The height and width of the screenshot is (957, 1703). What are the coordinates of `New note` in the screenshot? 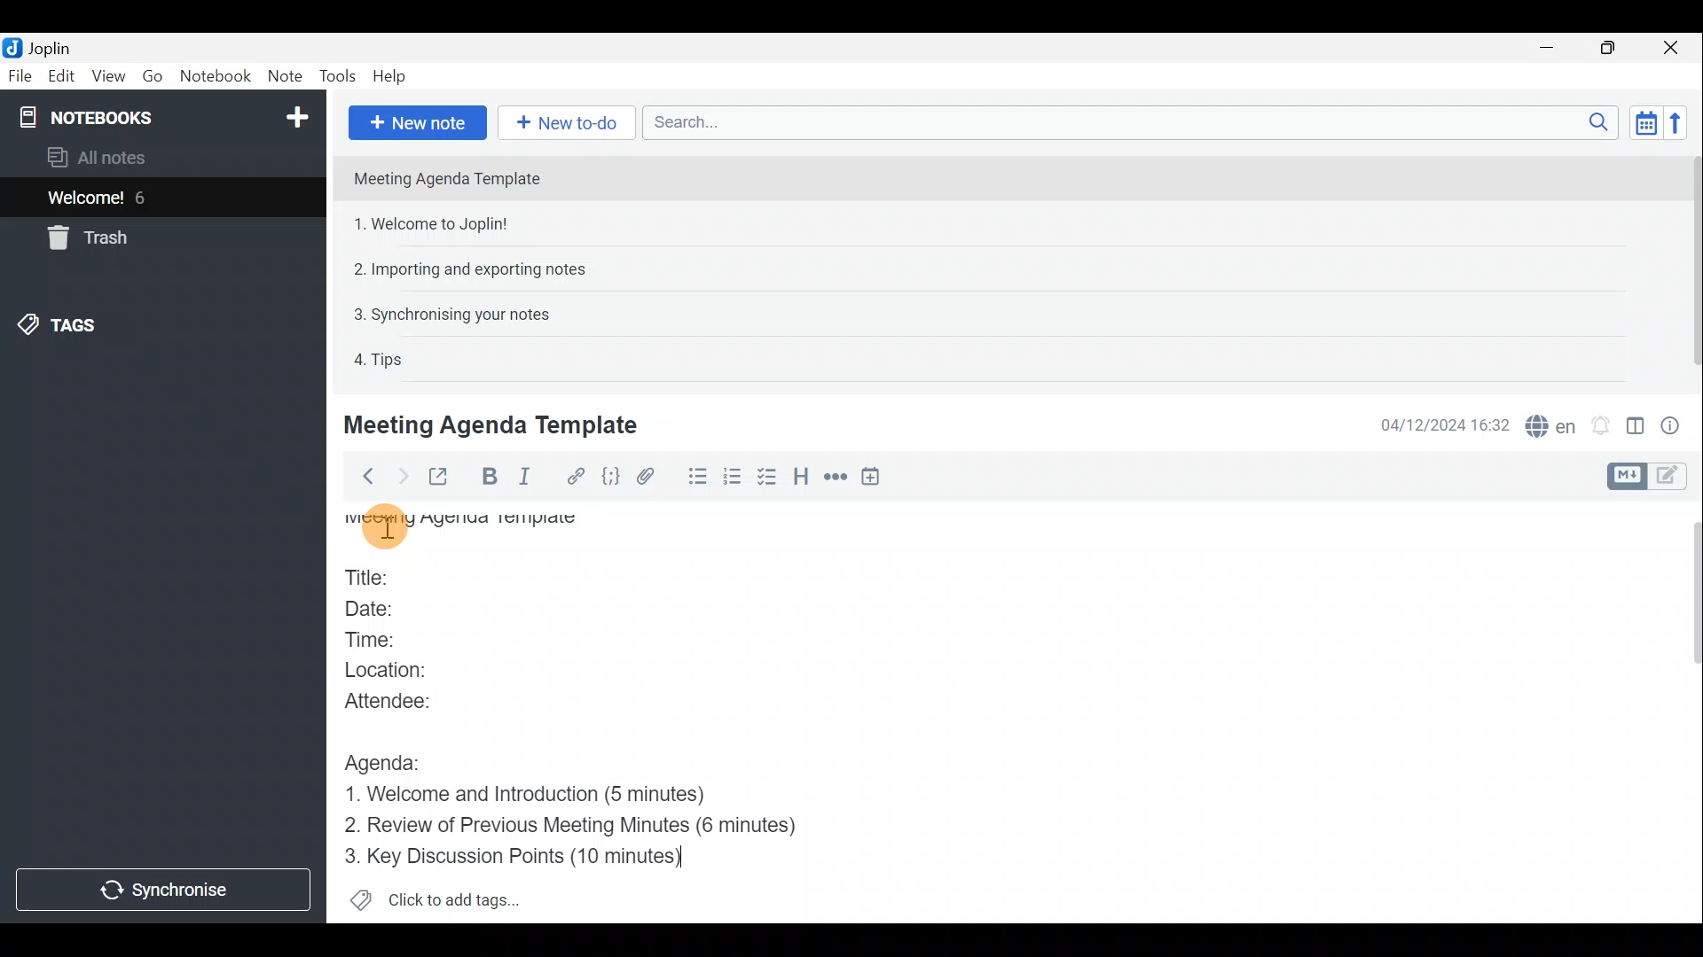 It's located at (418, 123).